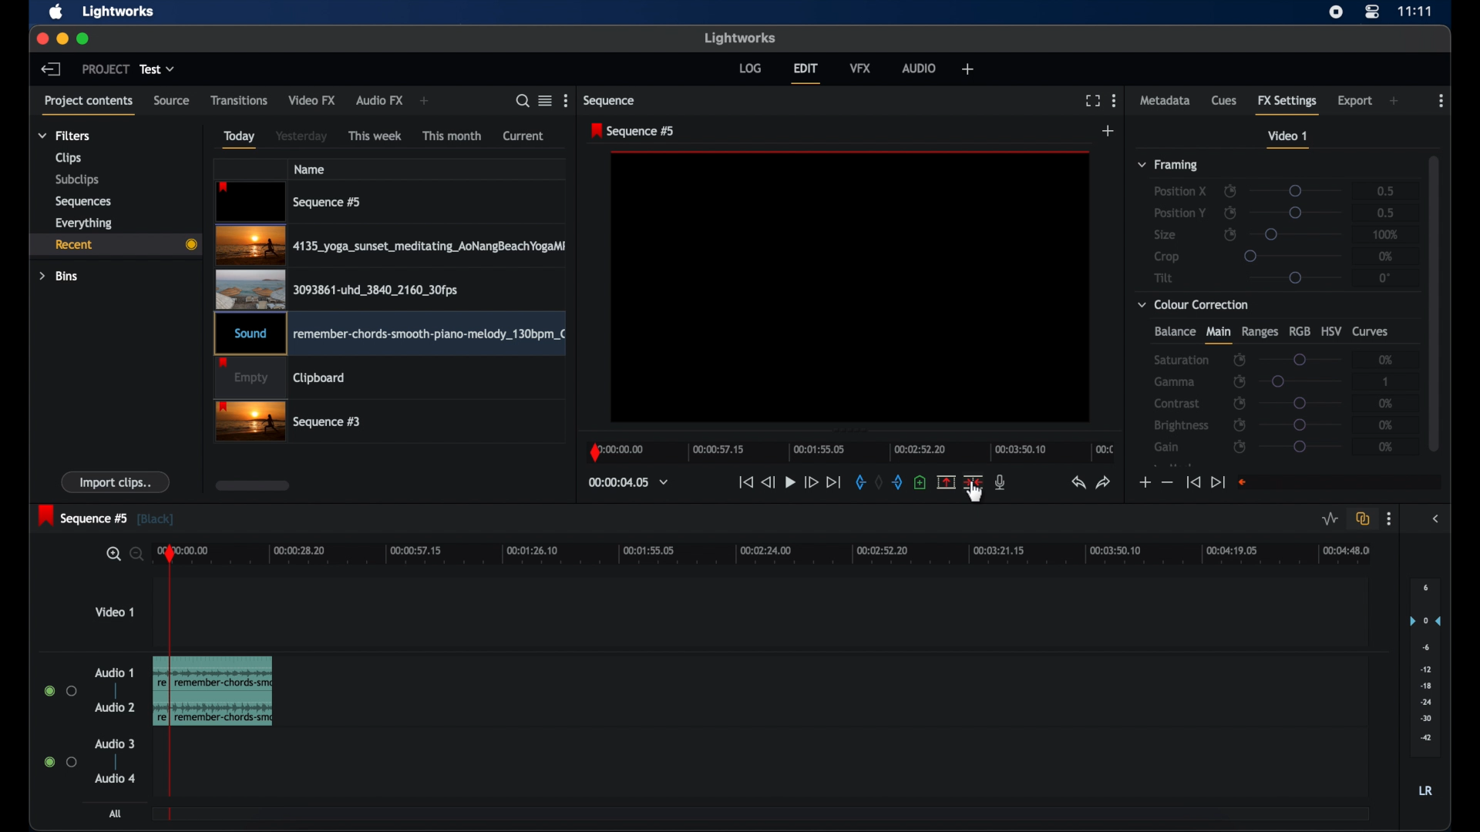 The width and height of the screenshot is (1480, 832). I want to click on timeline , so click(849, 453).